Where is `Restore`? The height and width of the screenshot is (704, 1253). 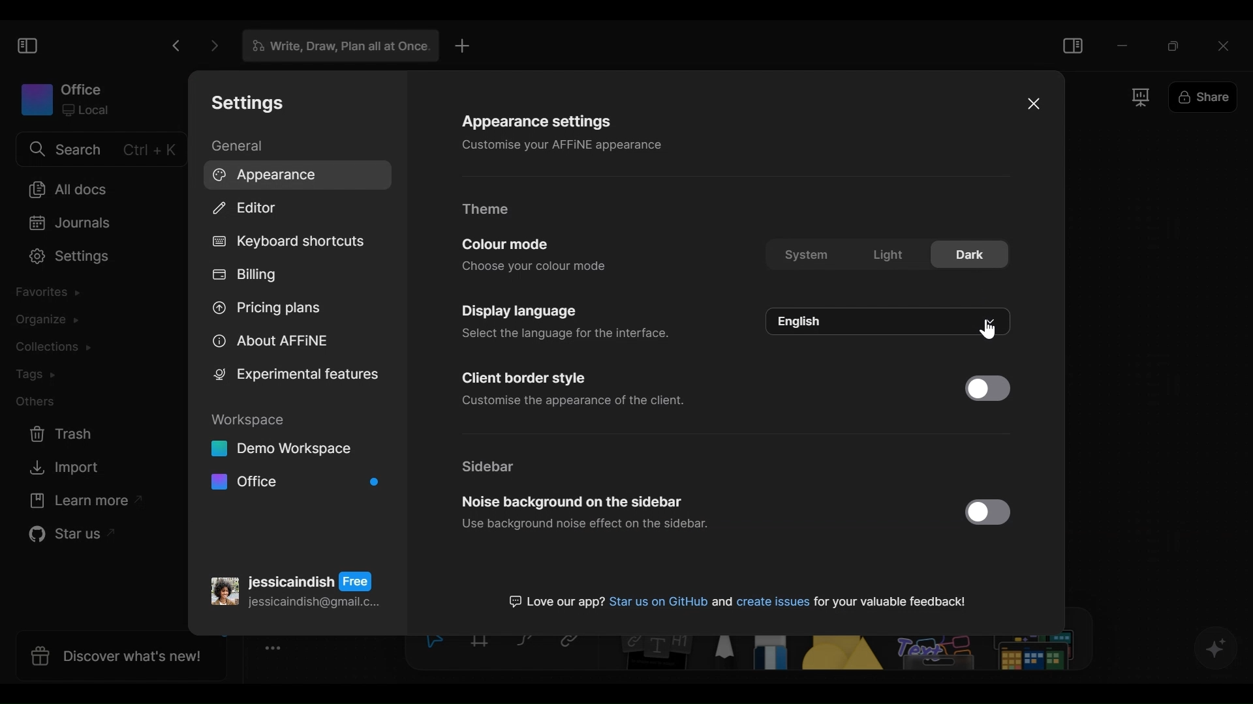
Restore is located at coordinates (1174, 44).